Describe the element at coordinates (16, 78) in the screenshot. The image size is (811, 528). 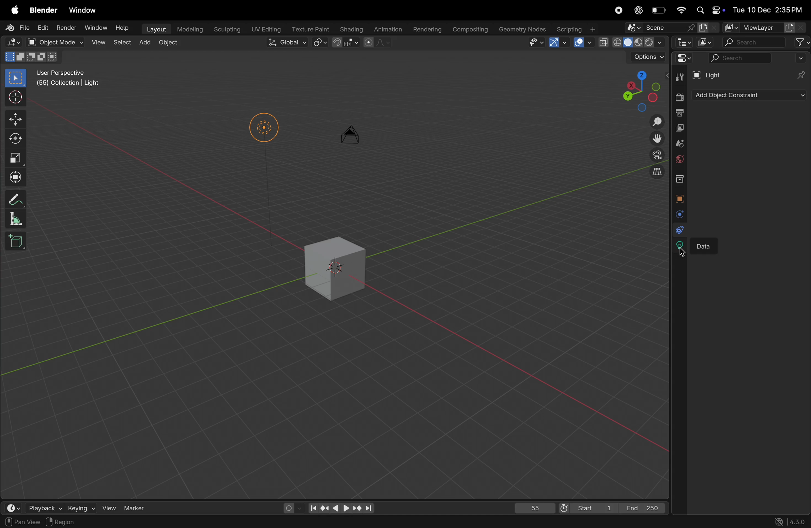
I see `select` at that location.